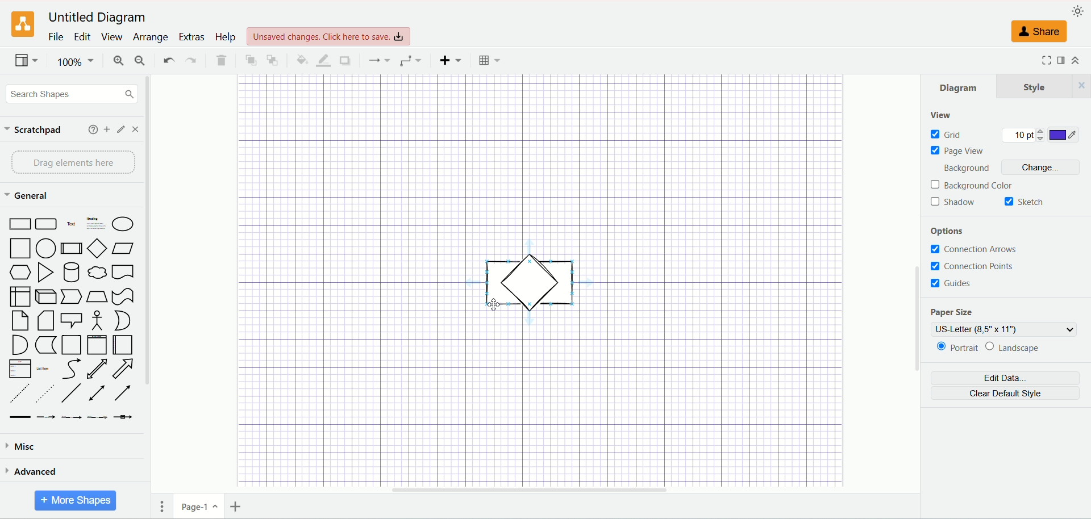  I want to click on process, so click(72, 248).